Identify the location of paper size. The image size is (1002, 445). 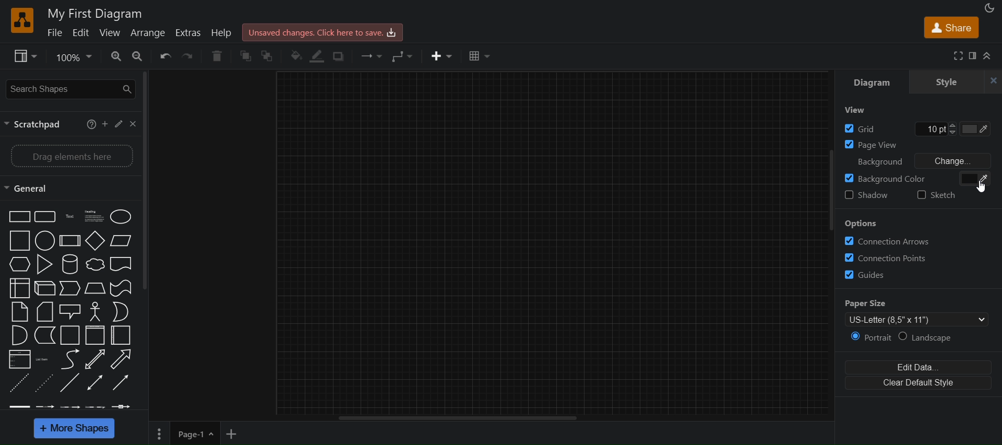
(914, 312).